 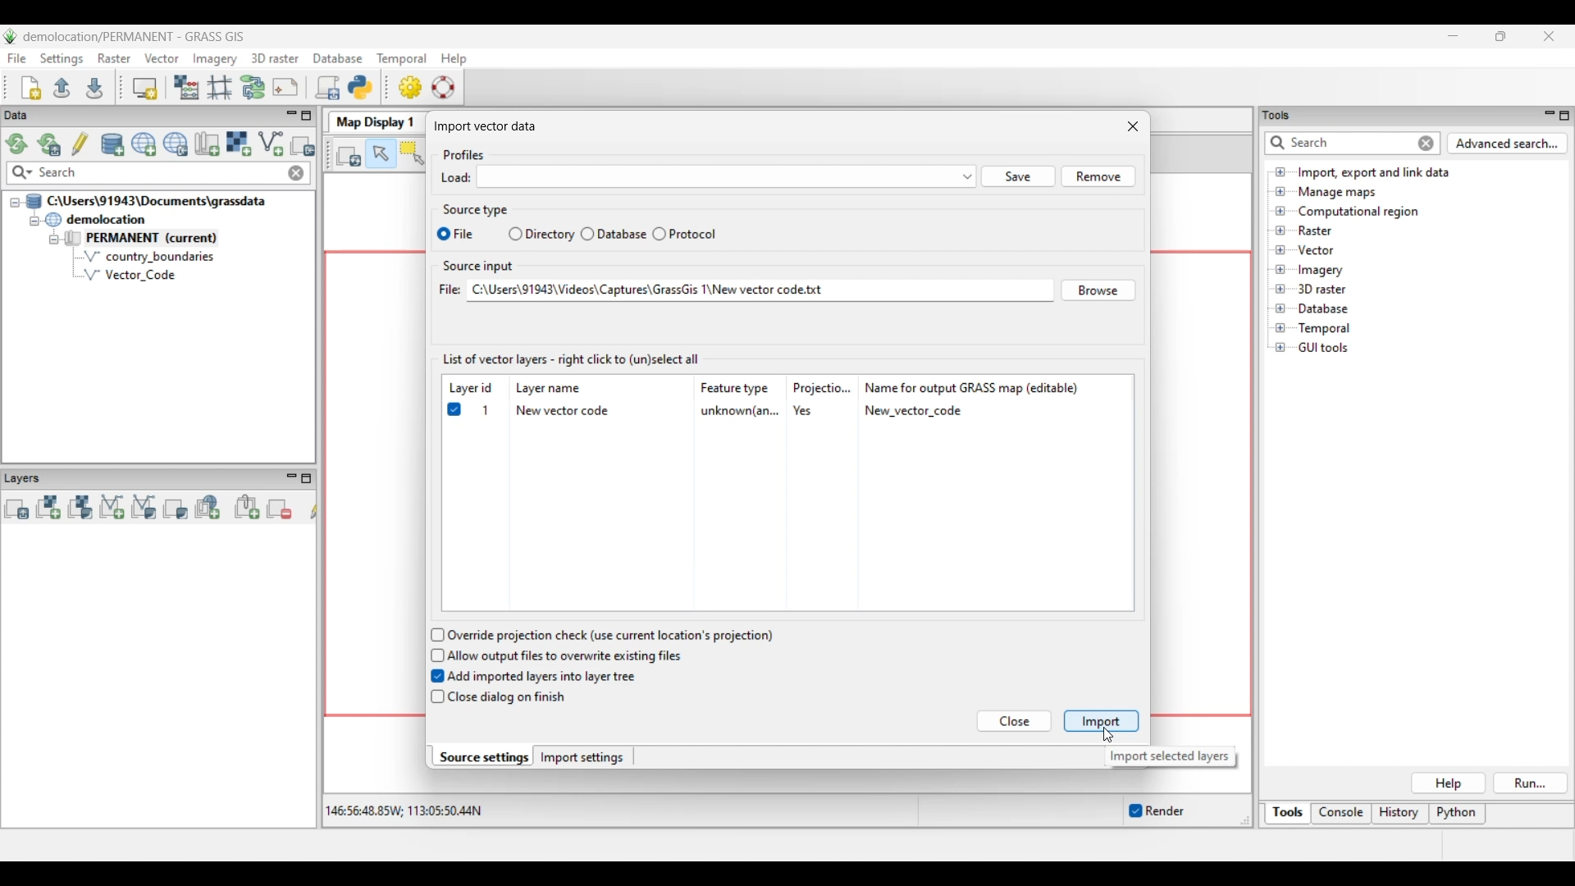 I want to click on Profiles, so click(x=465, y=153).